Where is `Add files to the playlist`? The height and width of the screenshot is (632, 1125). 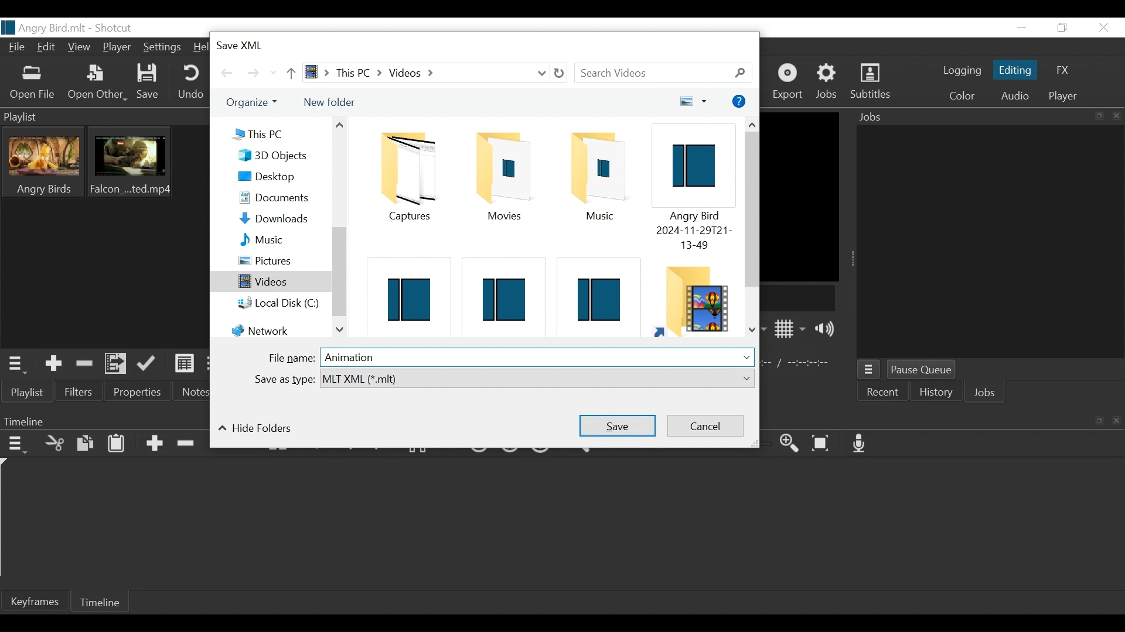
Add files to the playlist is located at coordinates (117, 365).